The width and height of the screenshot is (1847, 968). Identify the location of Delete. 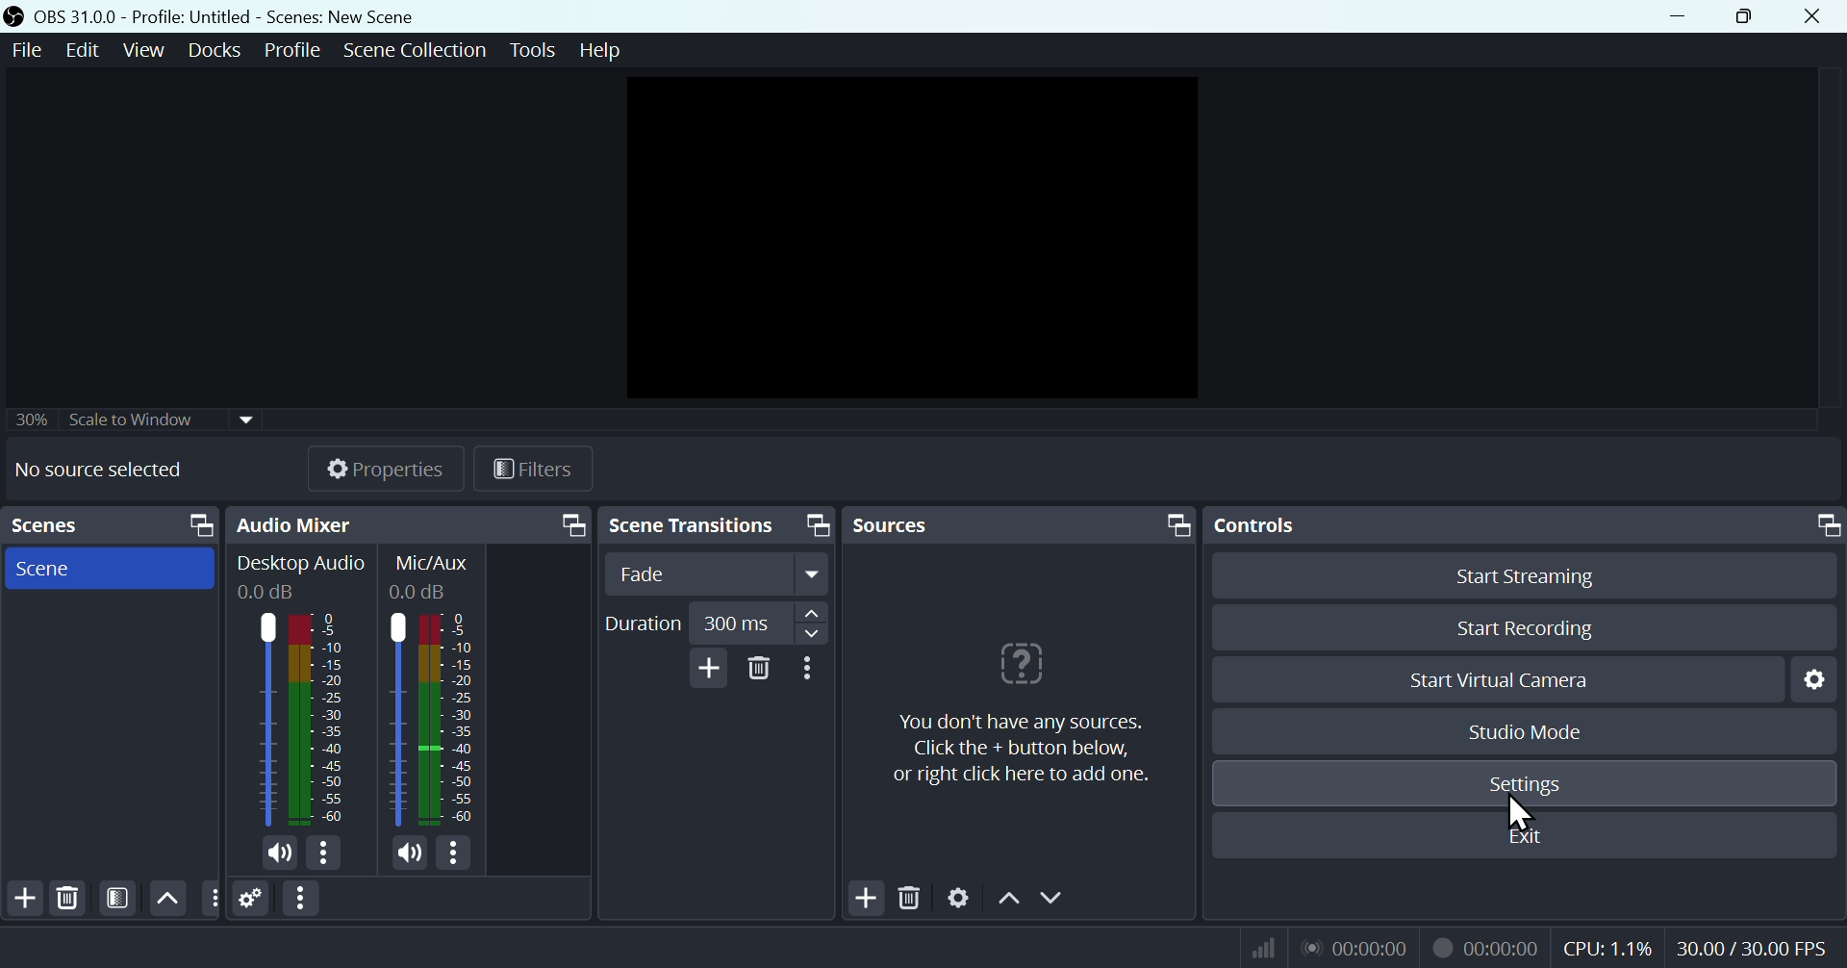
(70, 897).